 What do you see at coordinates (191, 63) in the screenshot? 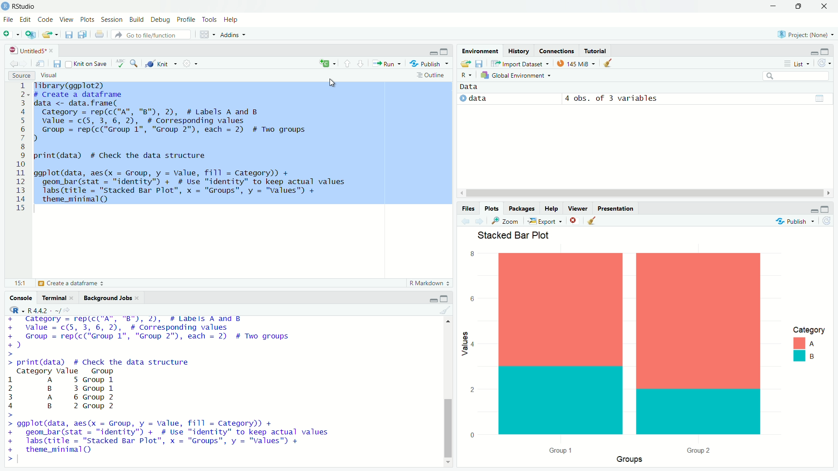
I see `Settings` at bounding box center [191, 63].